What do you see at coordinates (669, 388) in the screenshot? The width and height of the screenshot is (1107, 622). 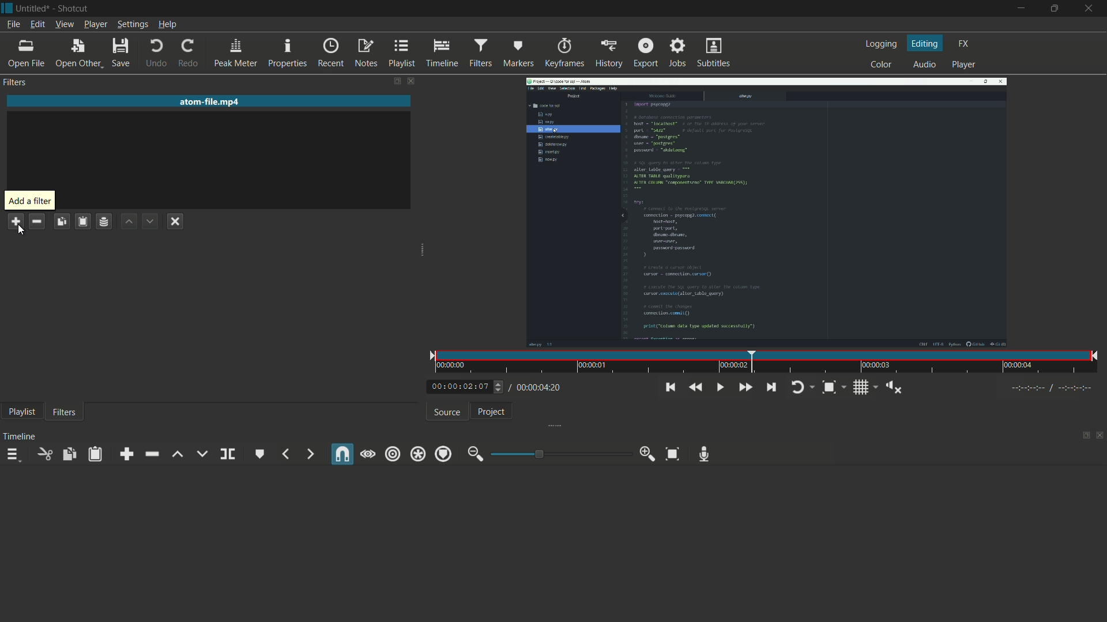 I see `skip to the previous point` at bounding box center [669, 388].